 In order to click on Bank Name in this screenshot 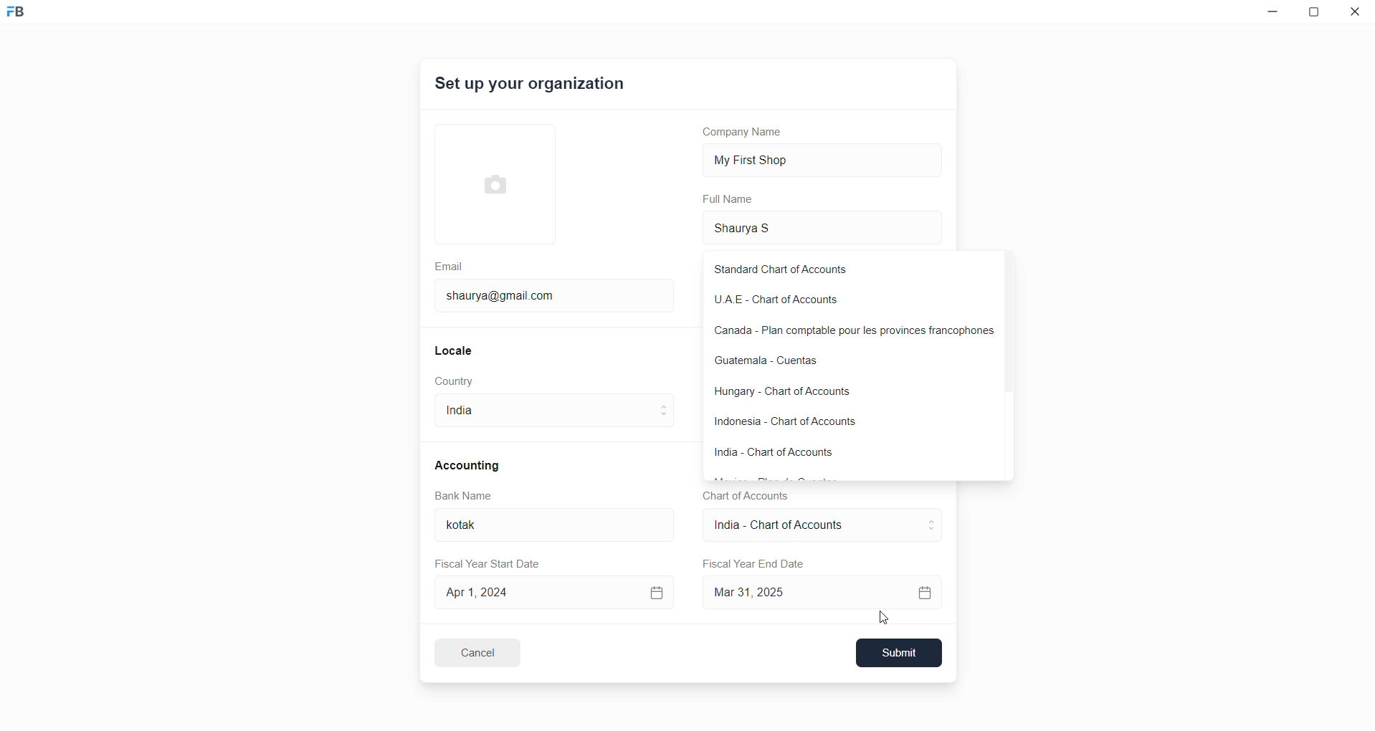, I will do `click(464, 497)`.